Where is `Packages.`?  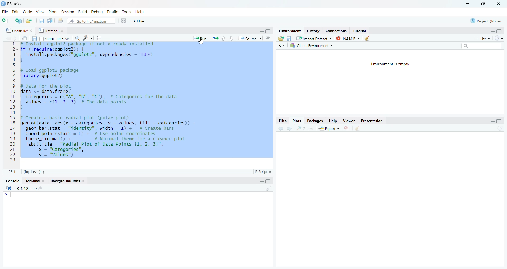
Packages. is located at coordinates (315, 121).